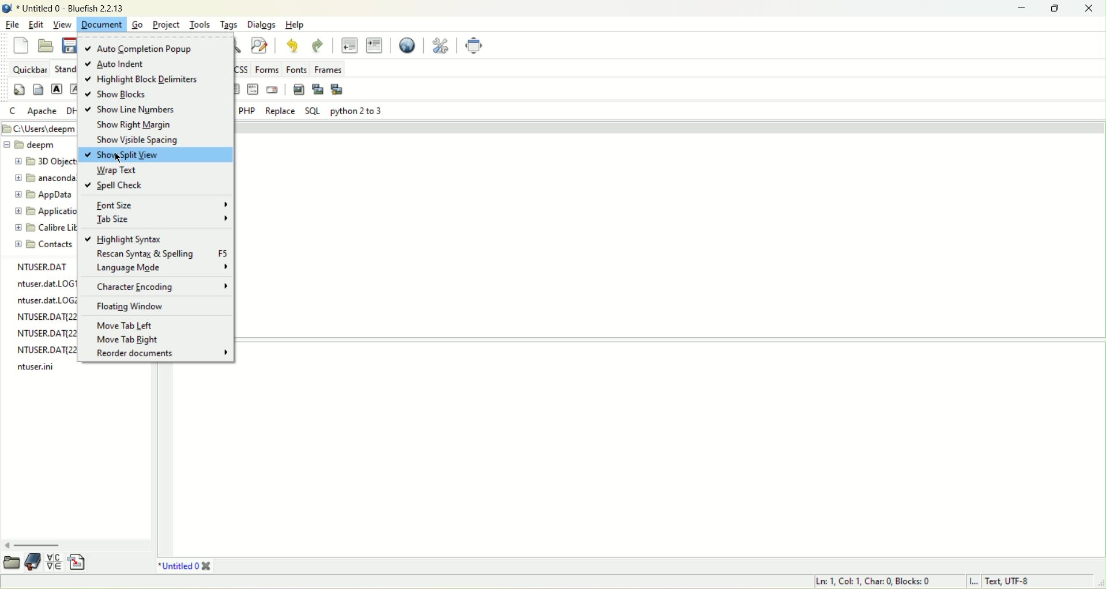  Describe the element at coordinates (162, 218) in the screenshot. I see `tab size` at that location.